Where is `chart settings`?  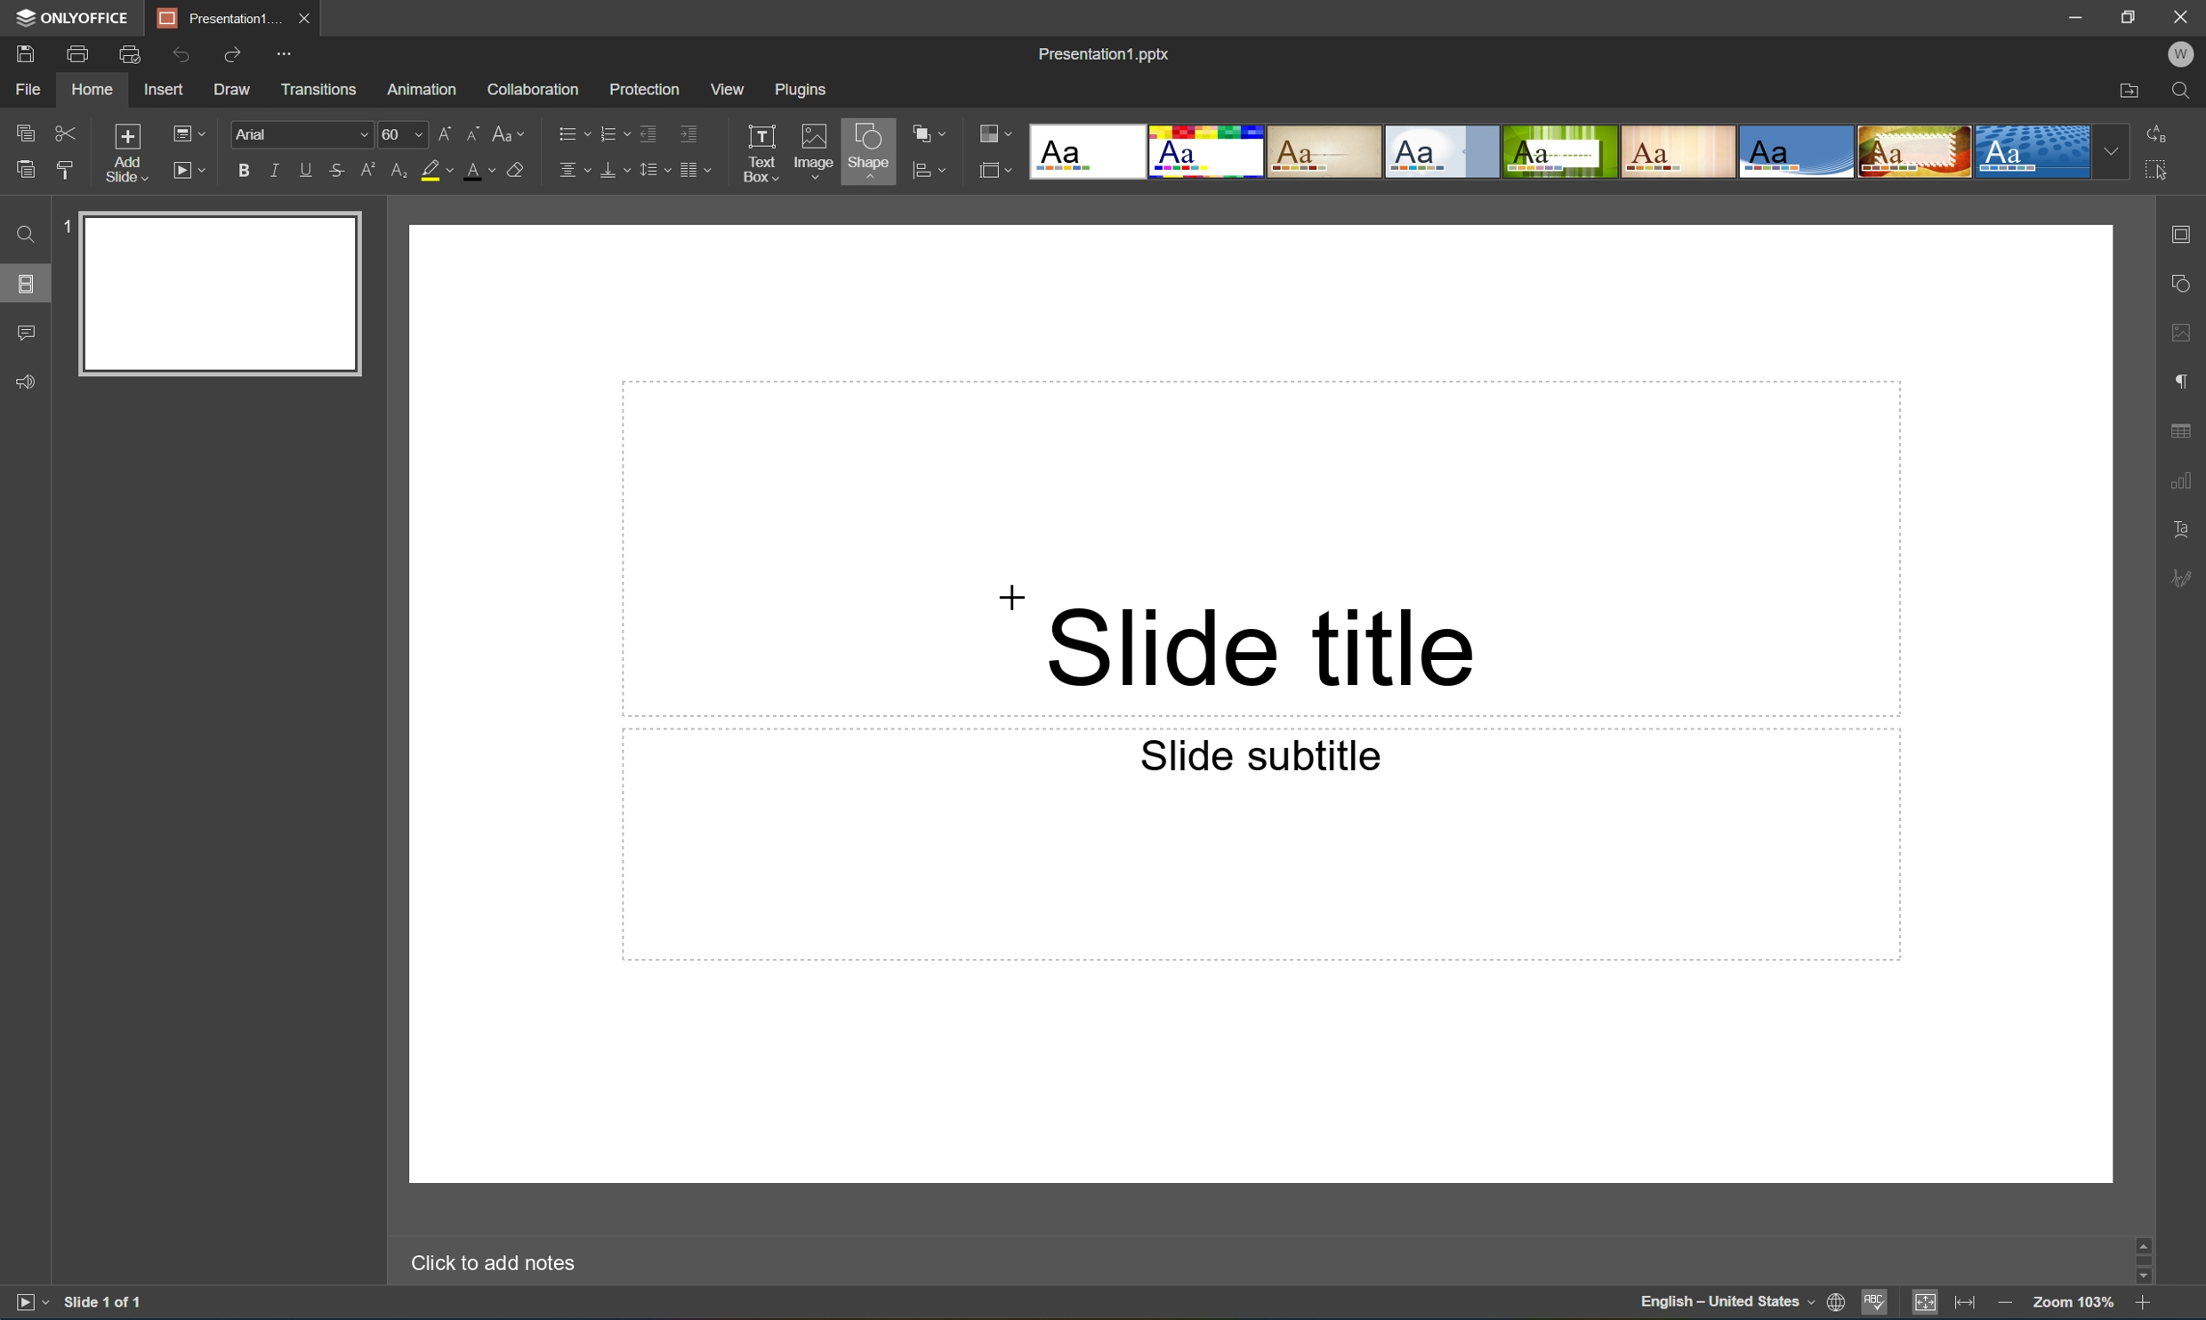
chart settings is located at coordinates (2184, 482).